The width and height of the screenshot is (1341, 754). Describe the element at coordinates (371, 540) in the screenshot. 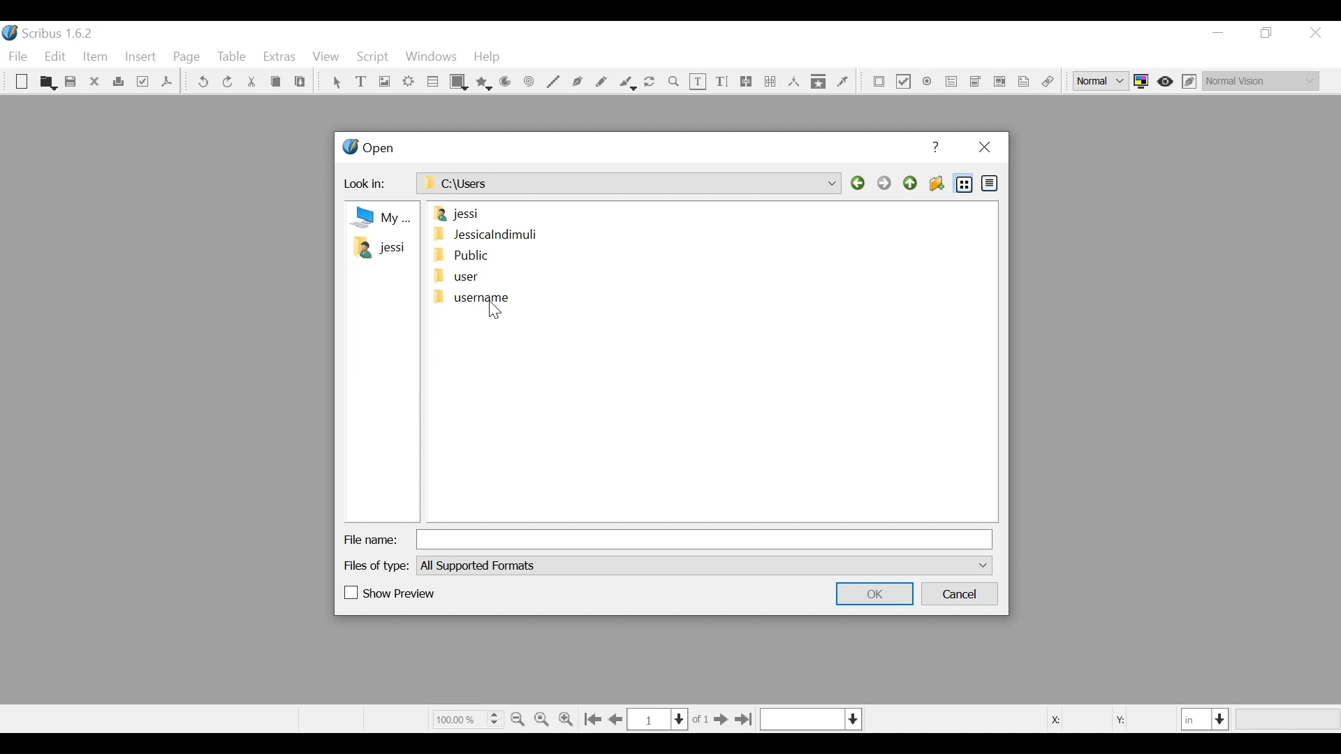

I see `File Name` at that location.